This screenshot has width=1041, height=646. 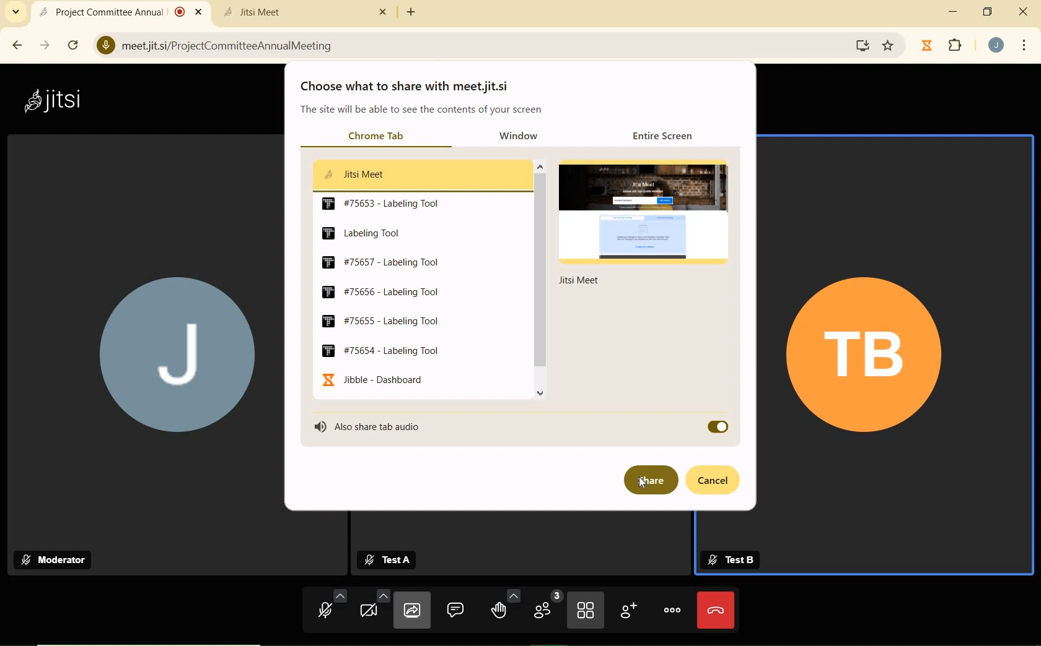 I want to click on #75655 - Labeling Tool, so click(x=378, y=319).